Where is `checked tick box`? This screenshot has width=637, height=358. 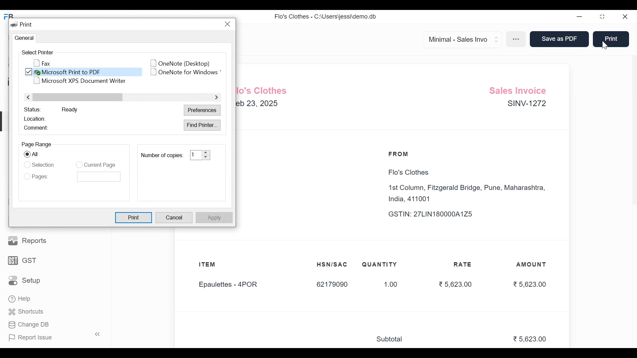 checked tick box is located at coordinates (29, 72).